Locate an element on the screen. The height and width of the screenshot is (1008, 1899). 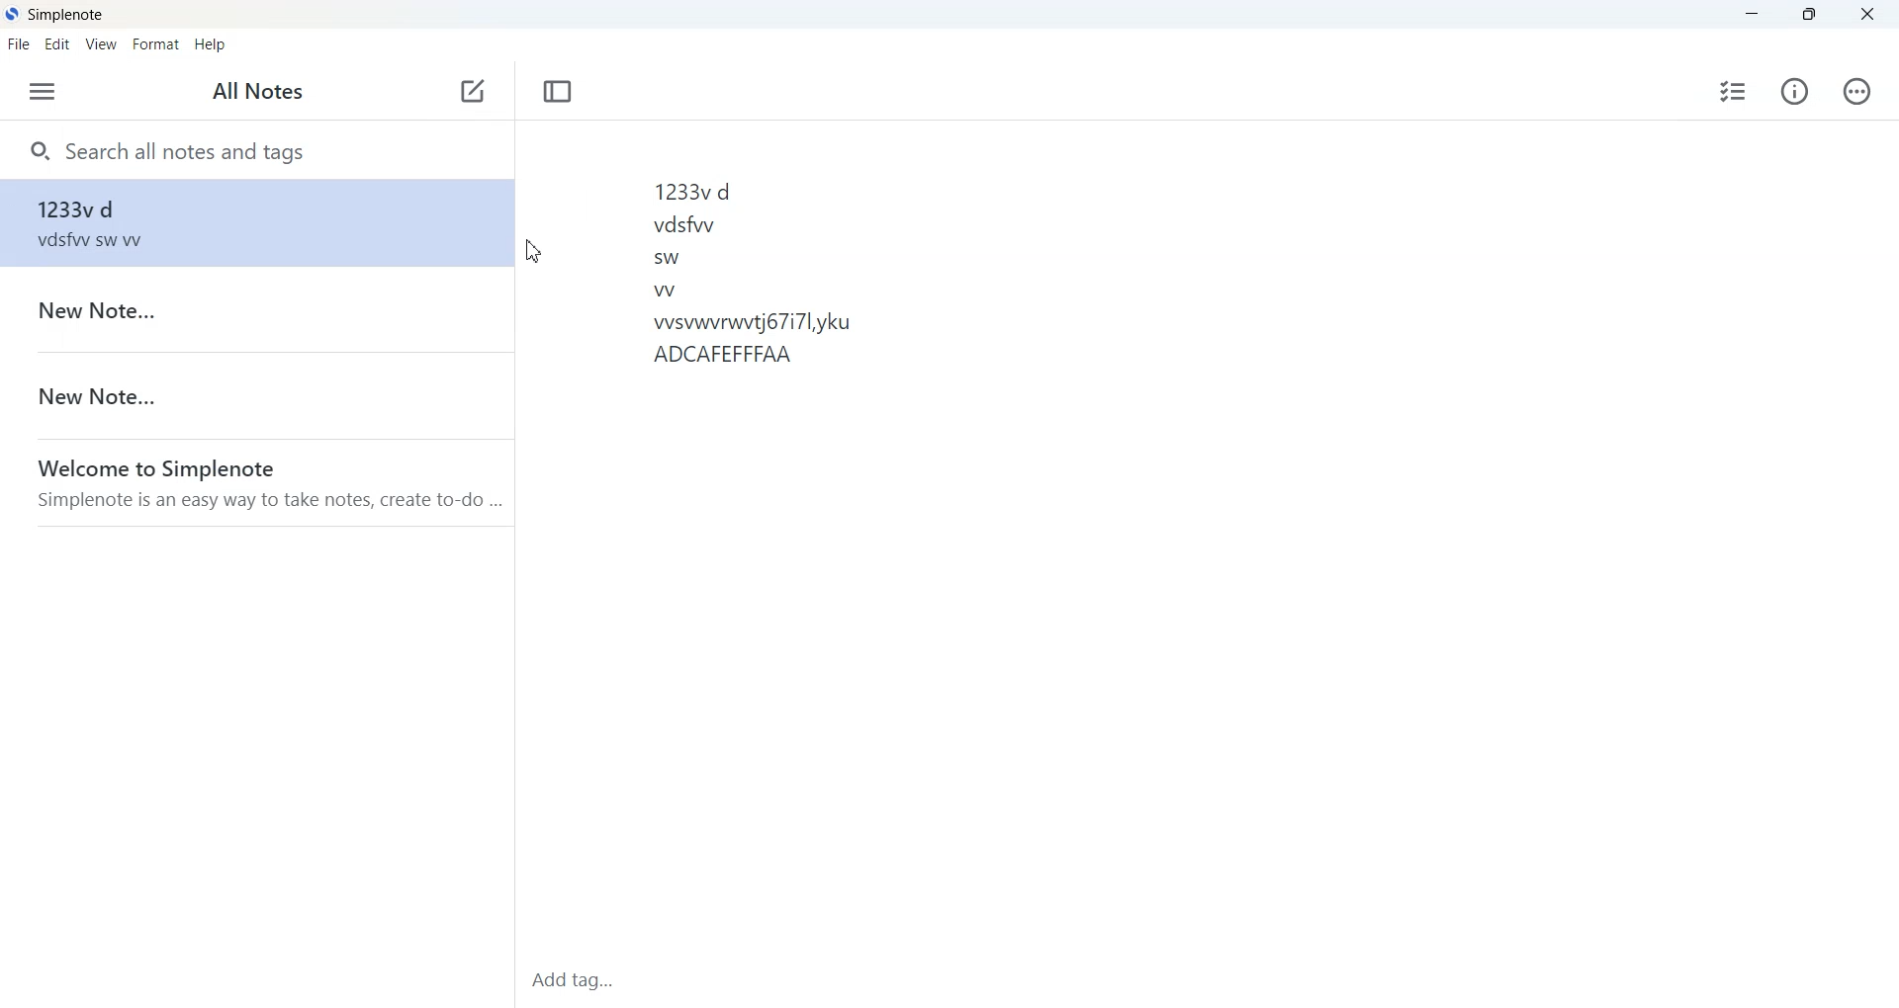
Actions is located at coordinates (1854, 91).